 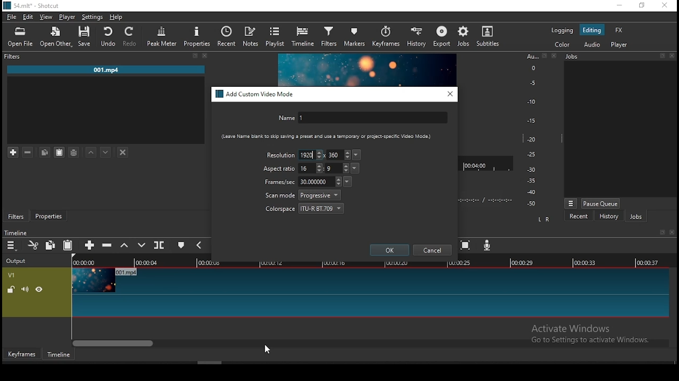 What do you see at coordinates (529, 181) in the screenshot?
I see `-35` at bounding box center [529, 181].